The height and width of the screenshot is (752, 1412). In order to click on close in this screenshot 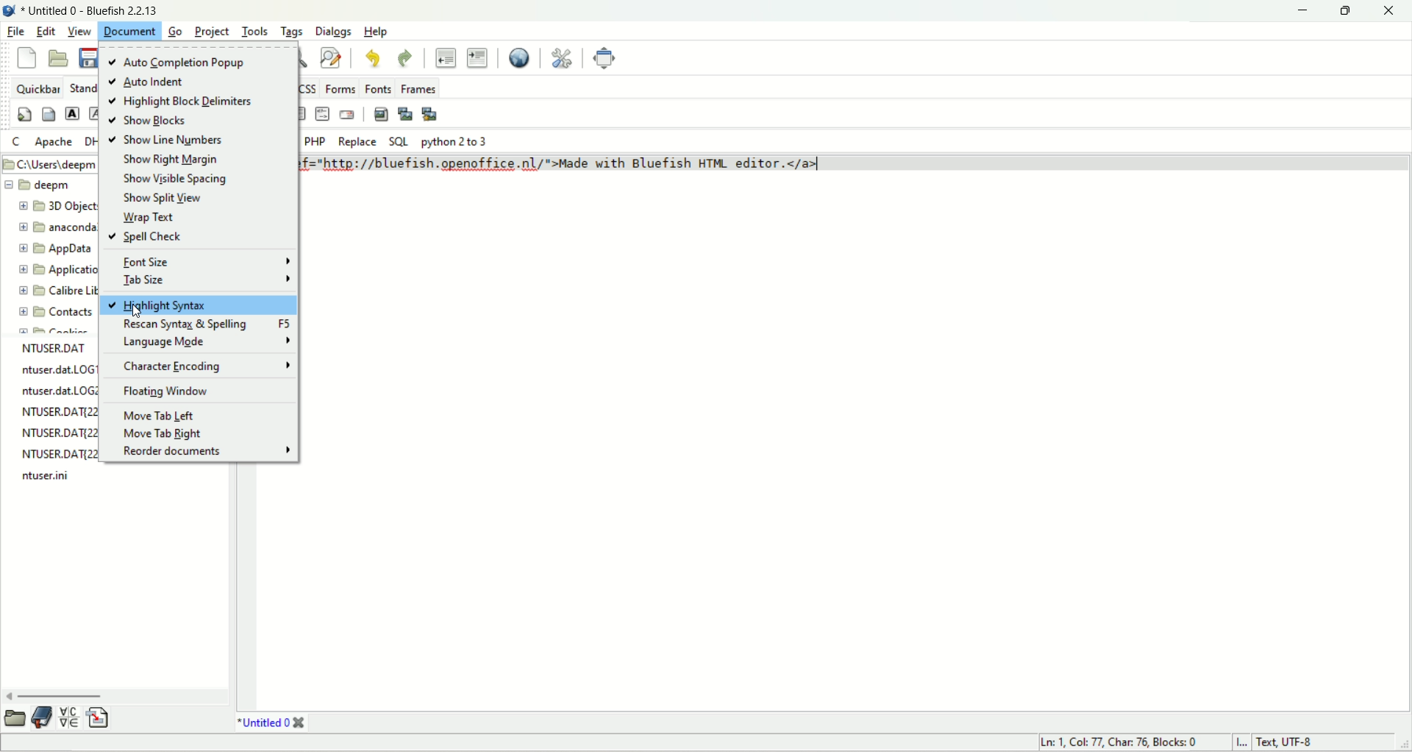, I will do `click(1390, 11)`.